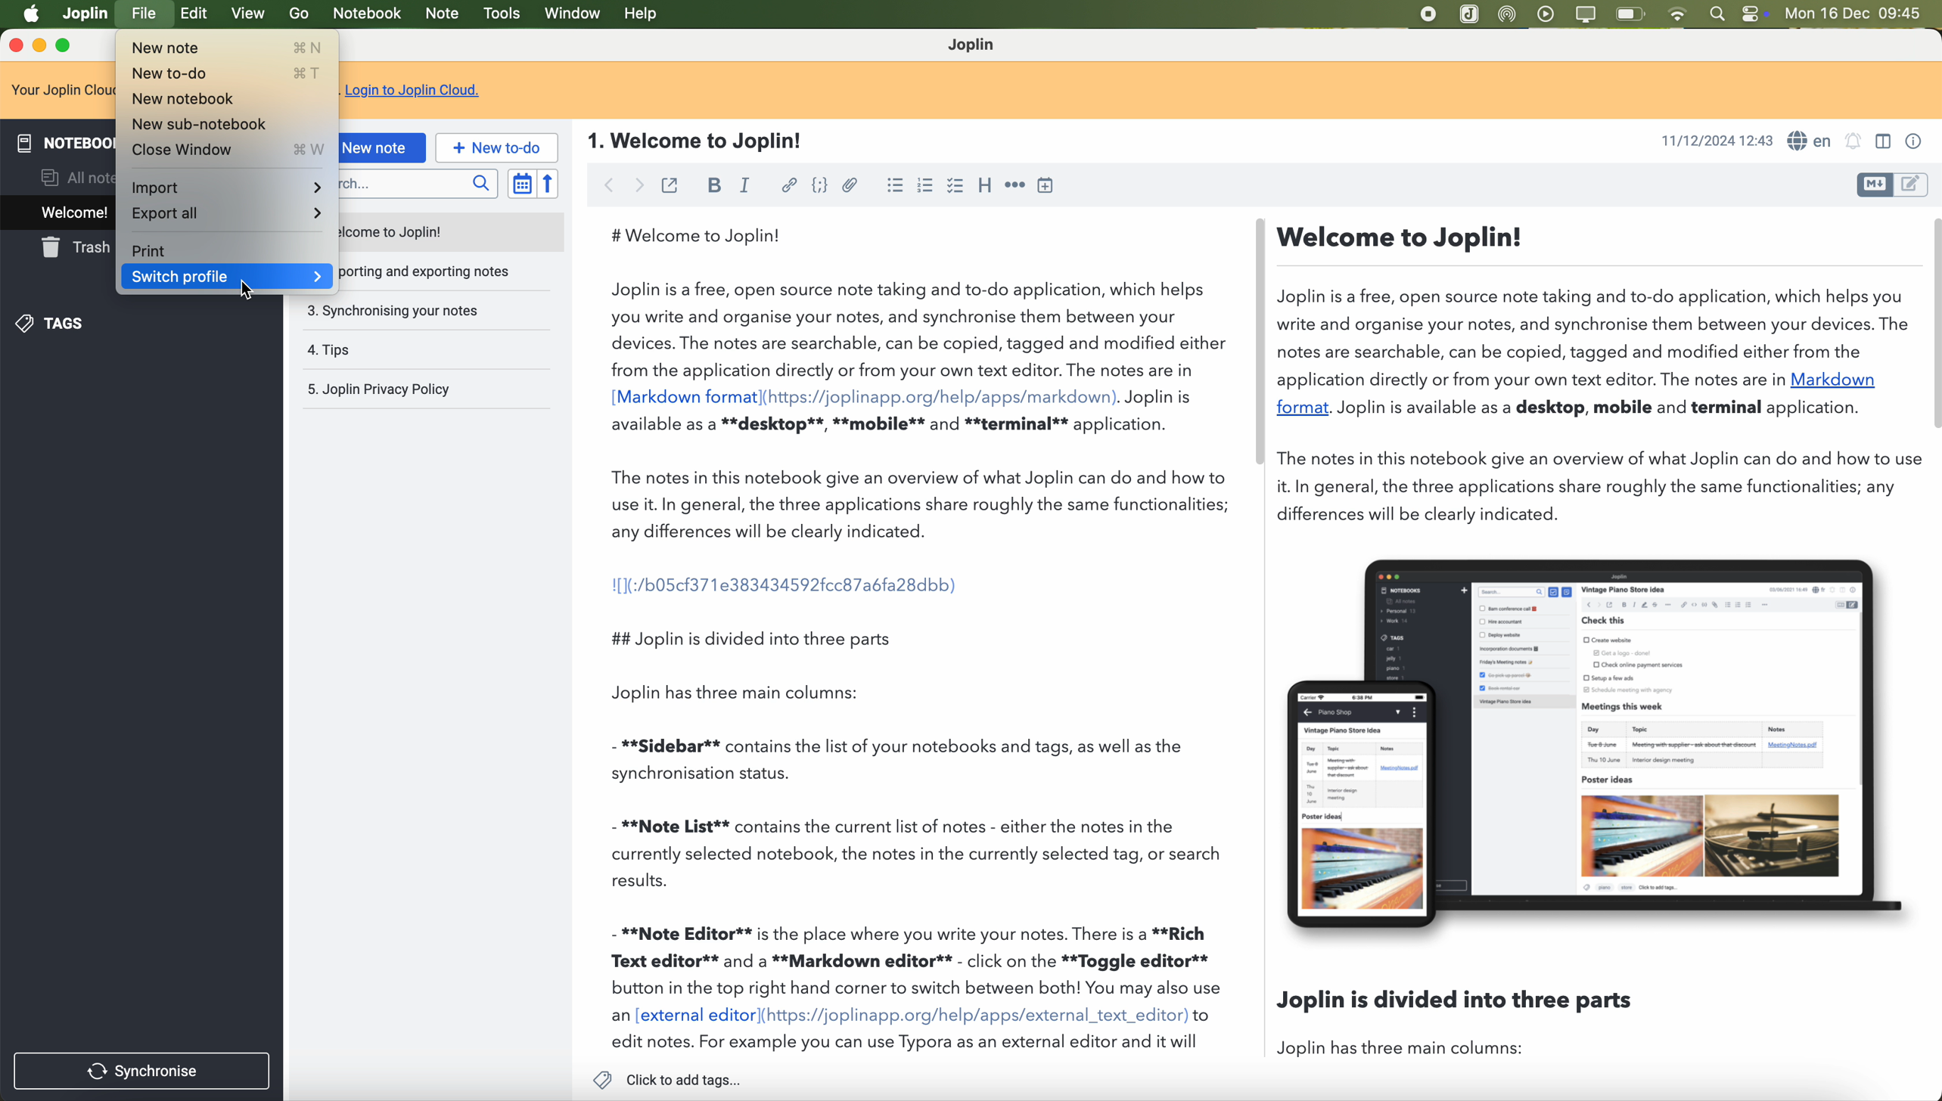 This screenshot has height=1101, width=1942. I want to click on italic, so click(747, 185).